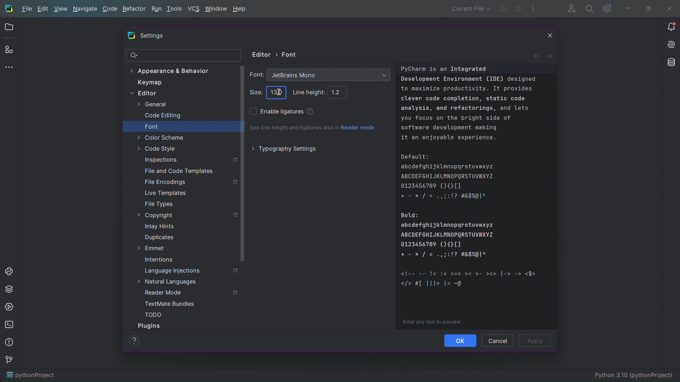  I want to click on pythonProject, so click(30, 376).